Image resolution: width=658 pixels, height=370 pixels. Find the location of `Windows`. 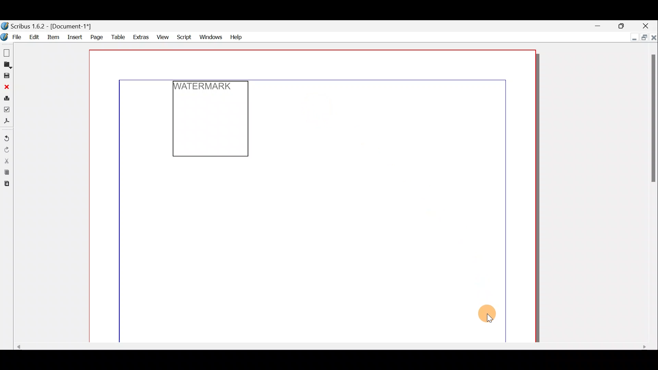

Windows is located at coordinates (211, 36).